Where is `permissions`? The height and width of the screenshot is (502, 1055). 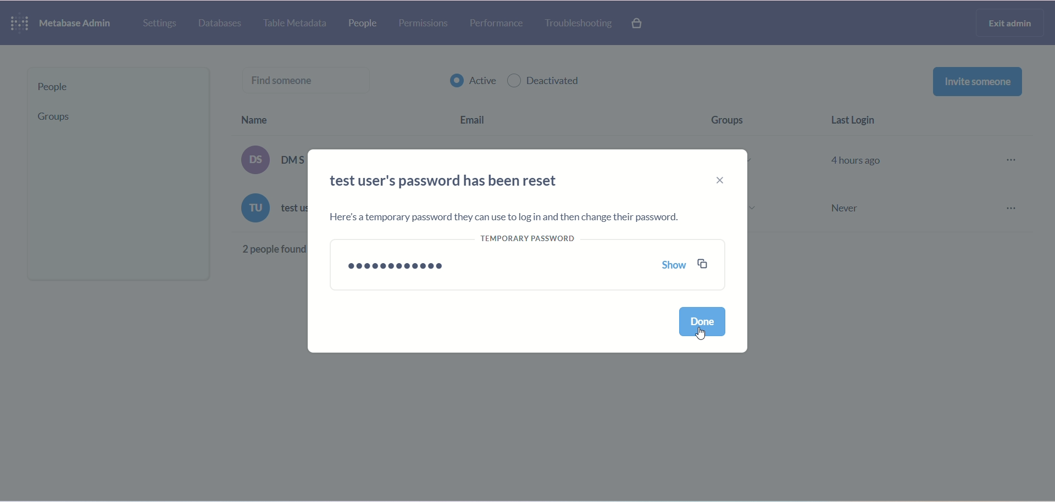
permissions is located at coordinates (426, 24).